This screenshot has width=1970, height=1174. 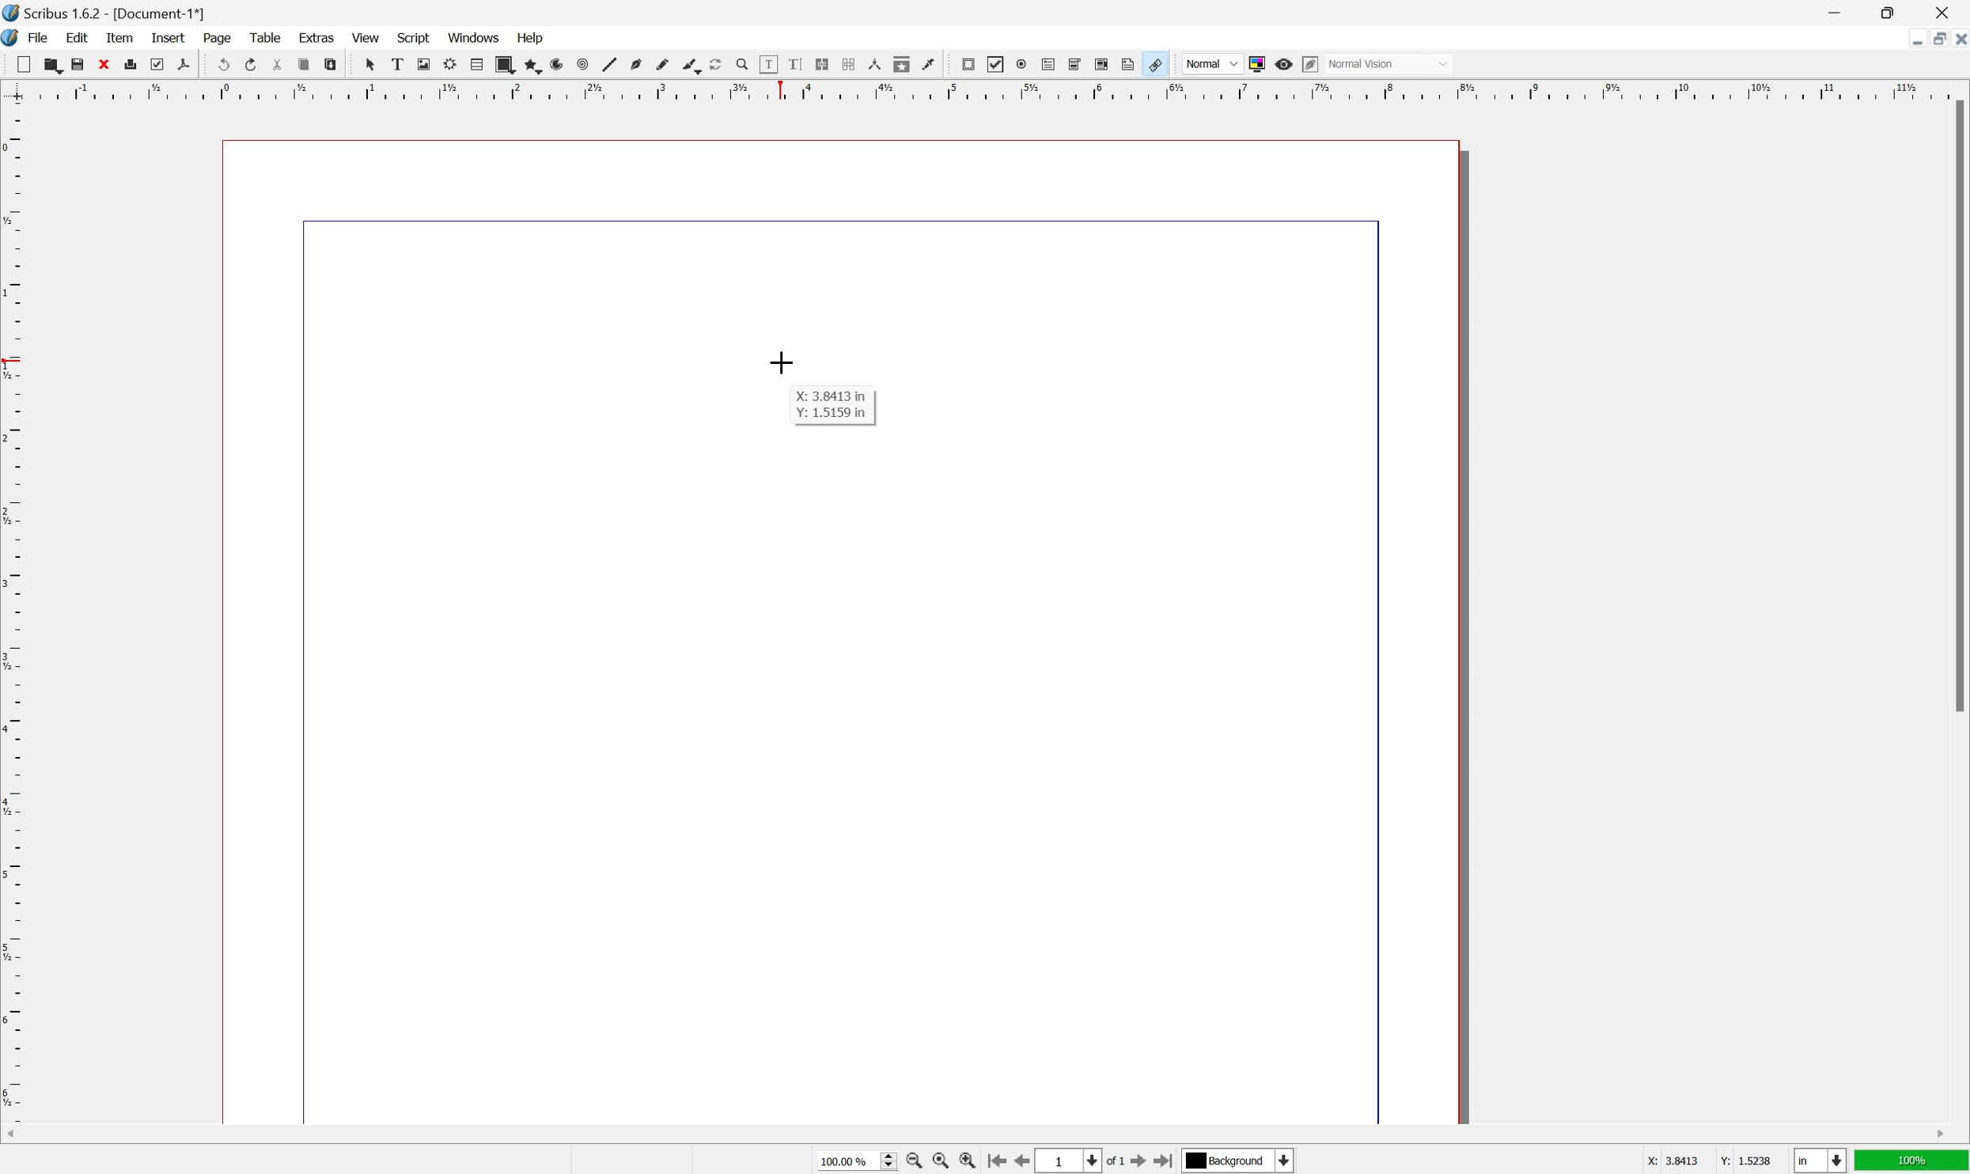 I want to click on link text frames, so click(x=823, y=64).